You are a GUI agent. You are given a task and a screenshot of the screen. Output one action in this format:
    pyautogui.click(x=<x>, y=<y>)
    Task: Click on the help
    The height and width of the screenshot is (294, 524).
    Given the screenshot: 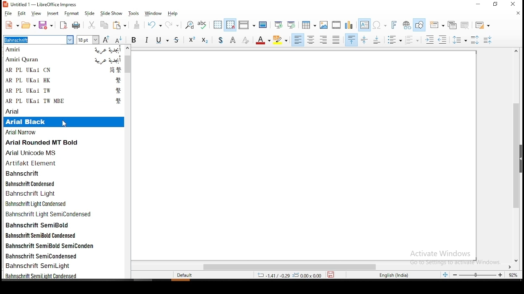 What is the action you would take?
    pyautogui.click(x=173, y=14)
    